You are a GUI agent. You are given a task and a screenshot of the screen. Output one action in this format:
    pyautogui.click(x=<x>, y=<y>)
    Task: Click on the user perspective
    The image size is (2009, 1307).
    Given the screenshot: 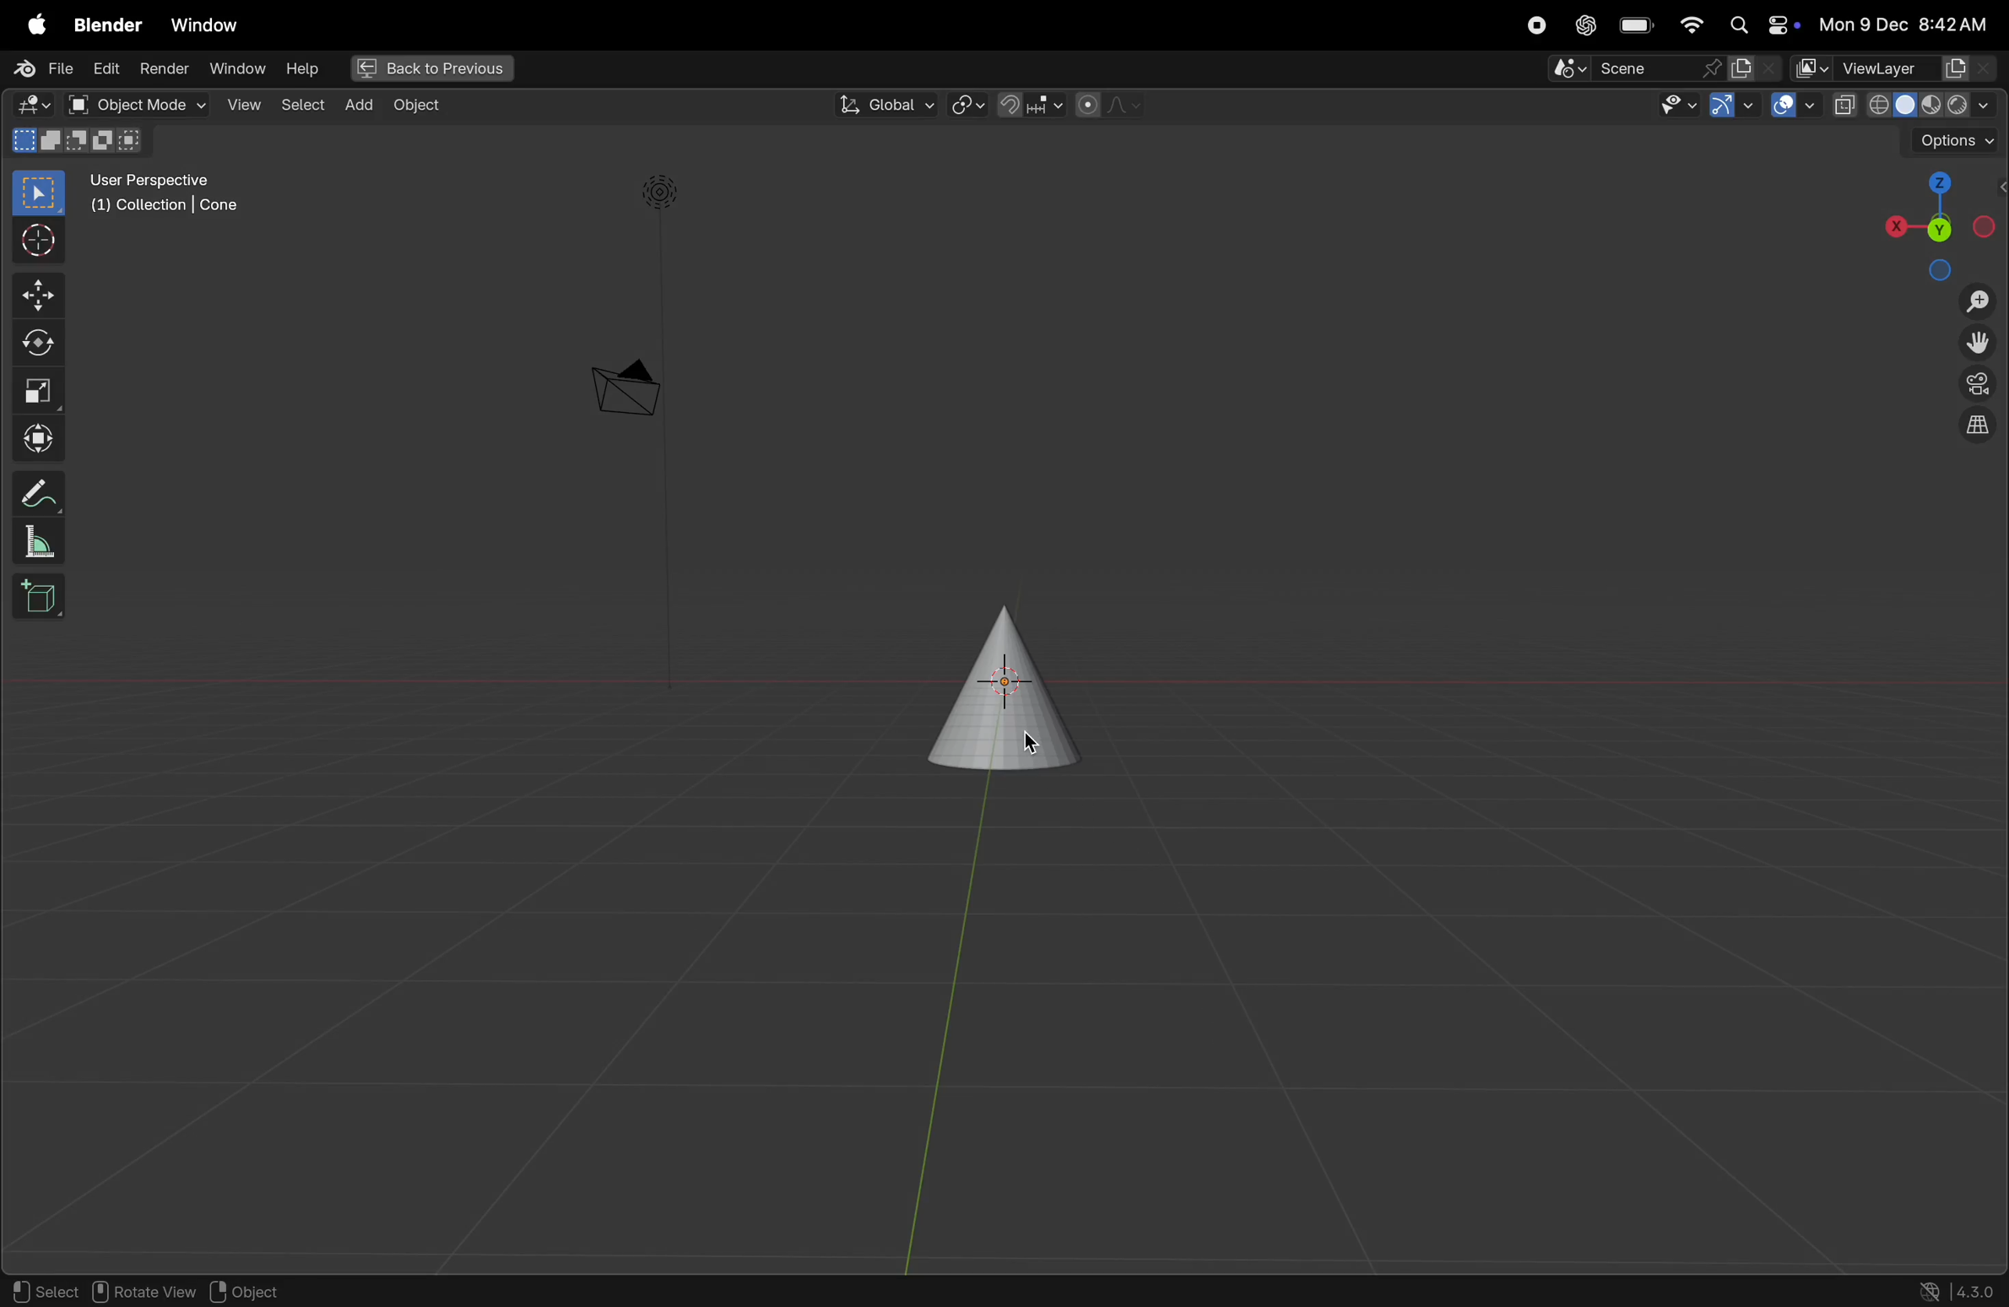 What is the action you would take?
    pyautogui.click(x=167, y=191)
    